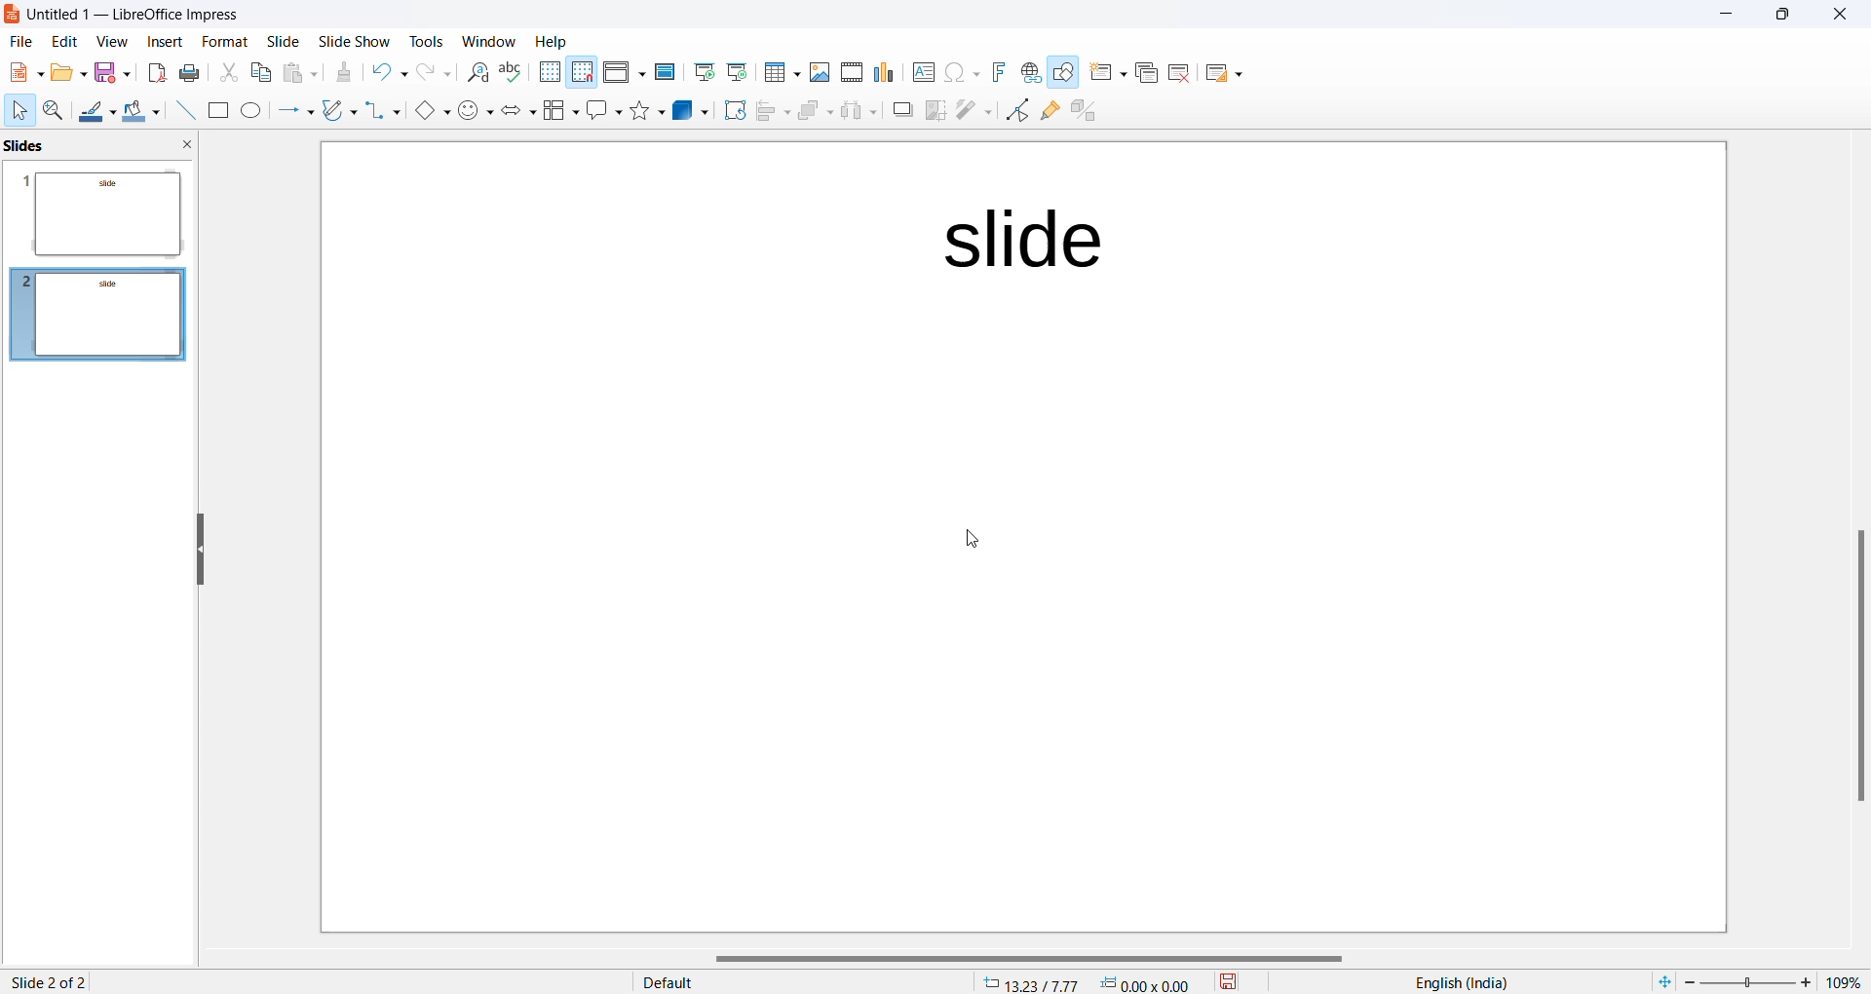 The width and height of the screenshot is (1871, 994). Describe the element at coordinates (645, 111) in the screenshot. I see `Shapes` at that location.